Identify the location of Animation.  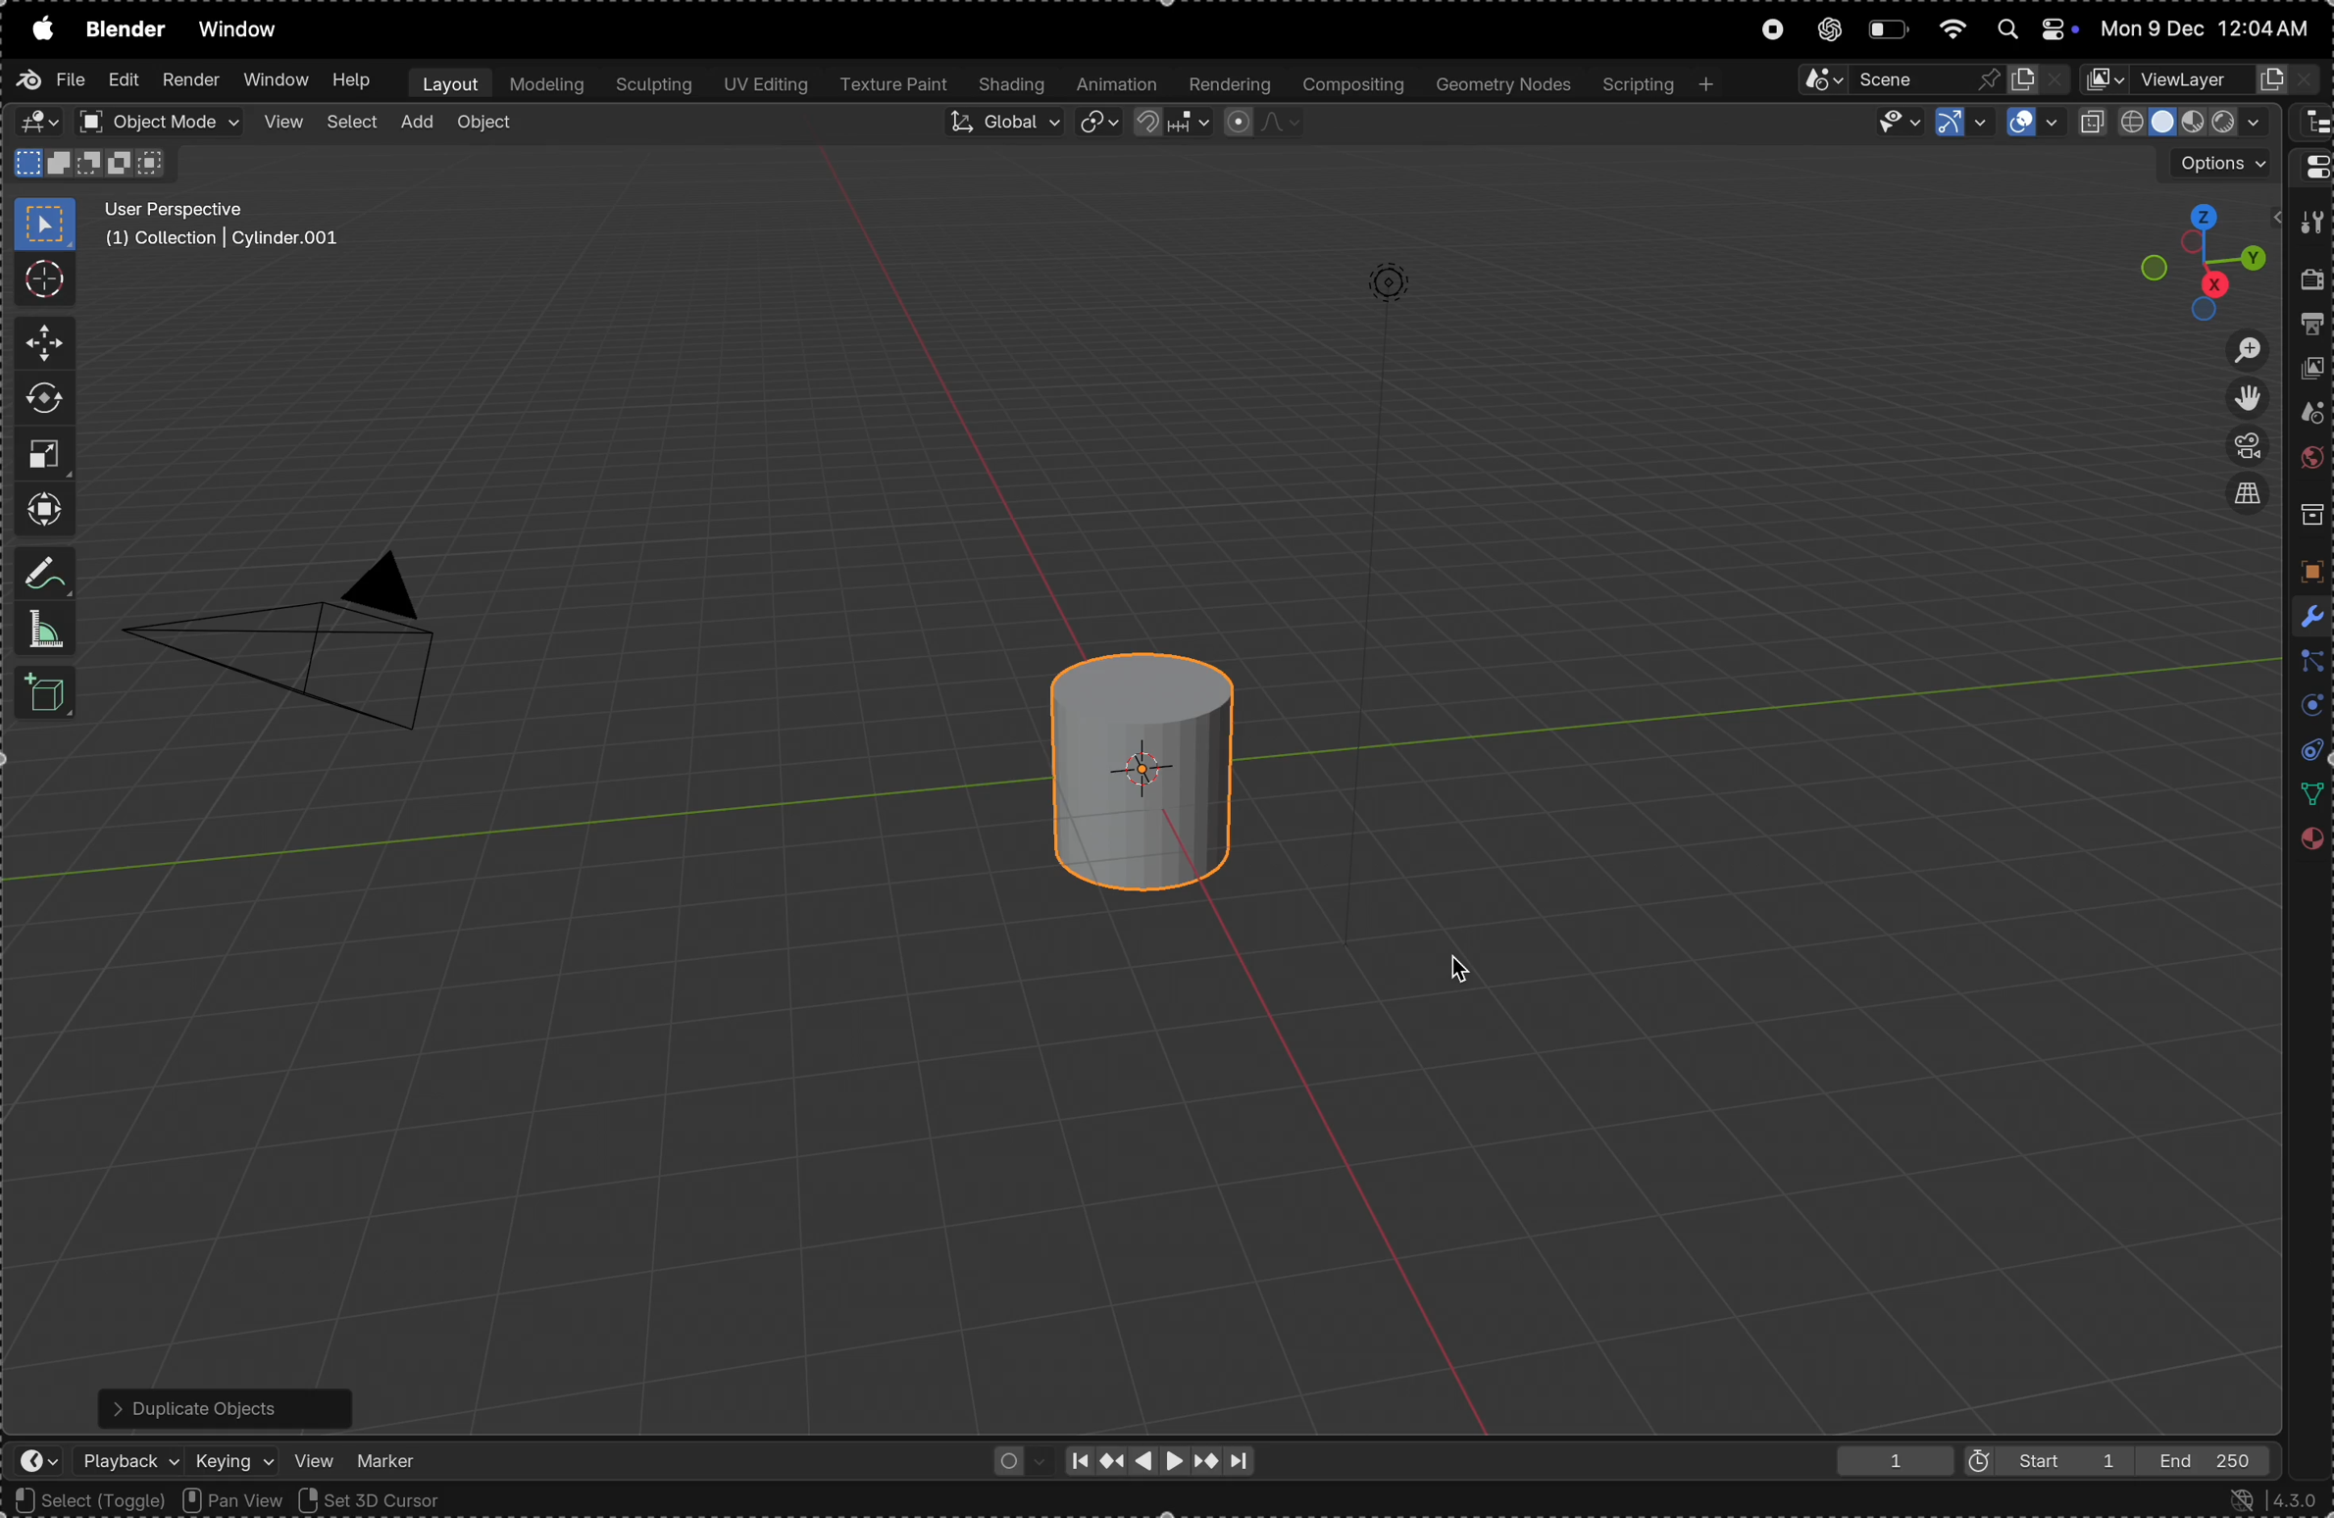
(1118, 85).